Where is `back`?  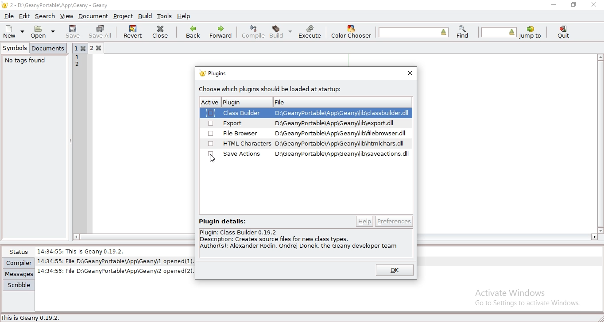
back is located at coordinates (193, 32).